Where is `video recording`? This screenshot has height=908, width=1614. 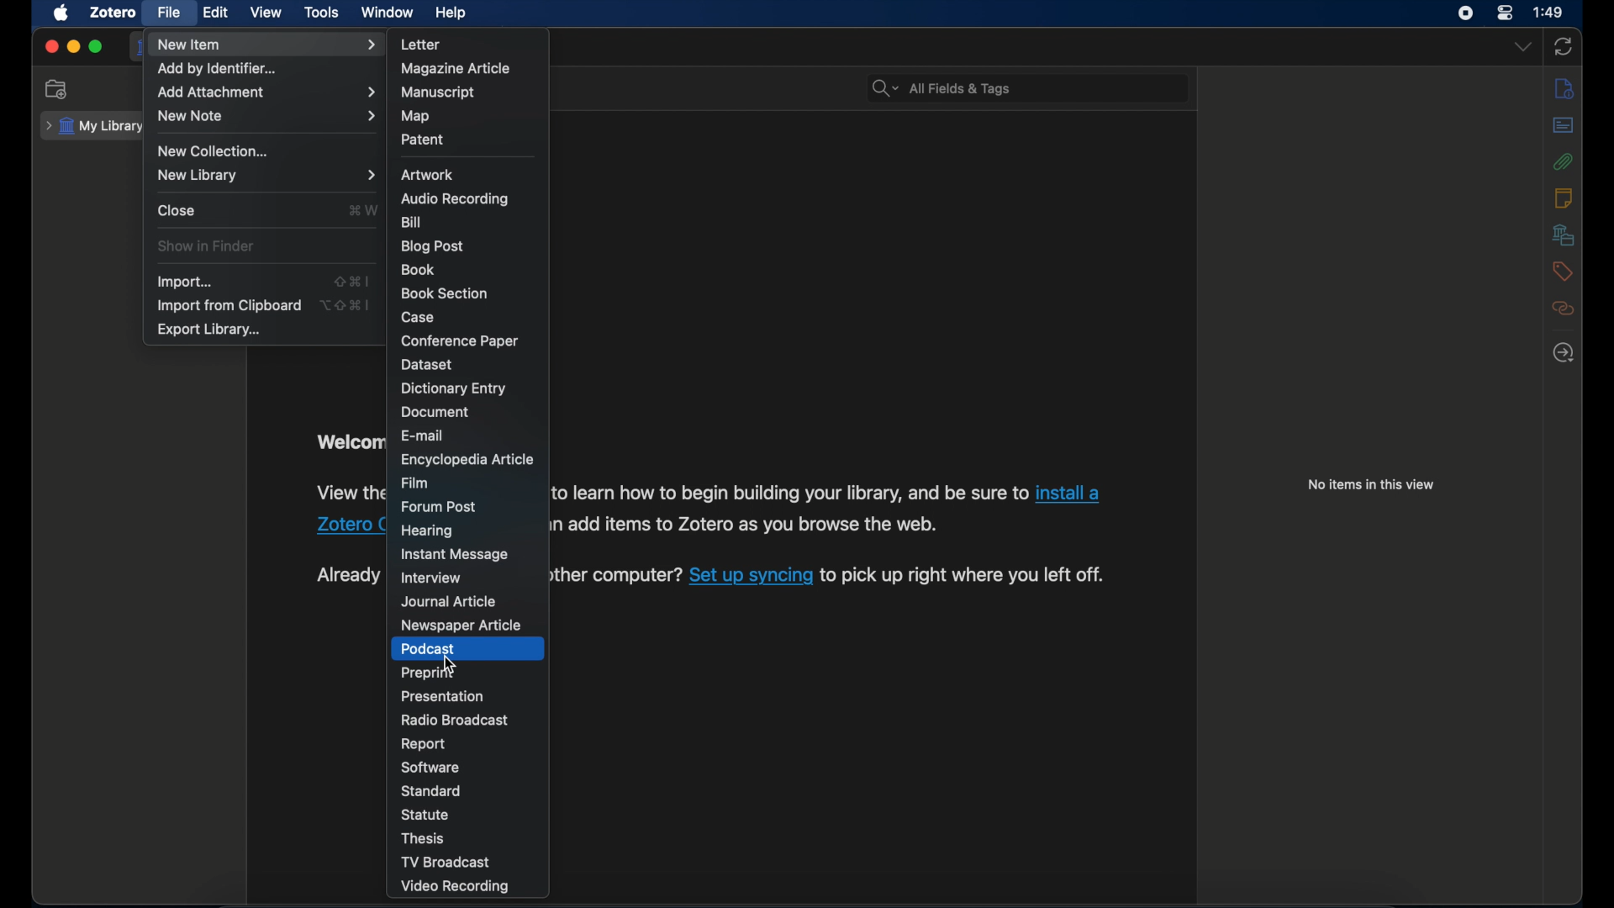 video recording is located at coordinates (456, 887).